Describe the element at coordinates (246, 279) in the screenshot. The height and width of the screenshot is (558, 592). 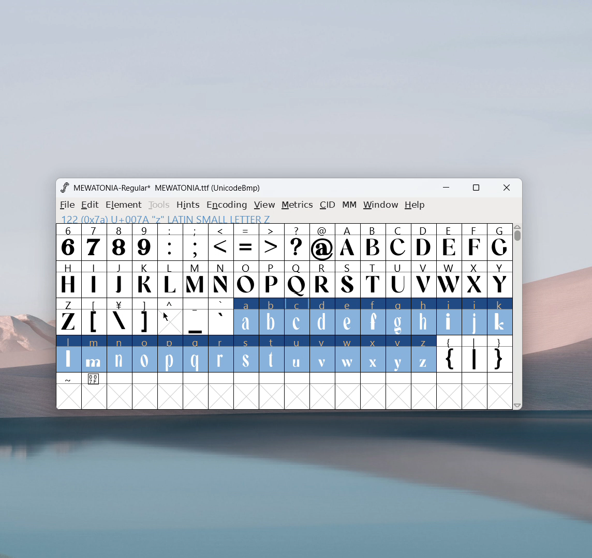
I see `O` at that location.